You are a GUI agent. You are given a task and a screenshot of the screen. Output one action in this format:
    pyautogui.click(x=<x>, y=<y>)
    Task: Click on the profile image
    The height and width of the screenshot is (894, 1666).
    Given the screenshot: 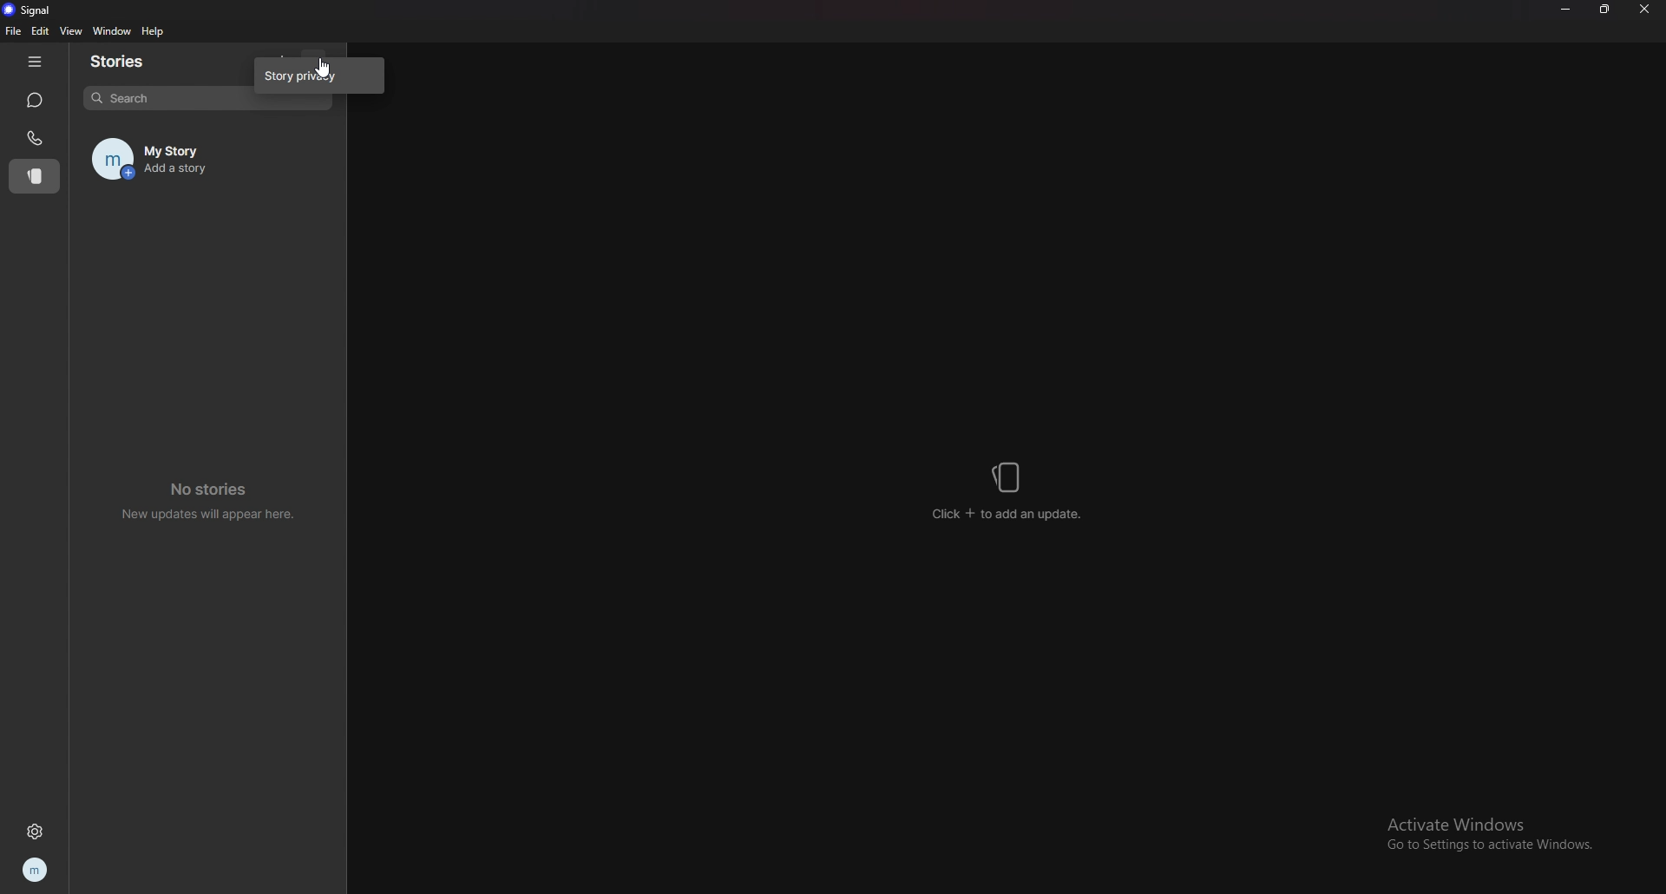 What is the action you would take?
    pyautogui.click(x=106, y=158)
    